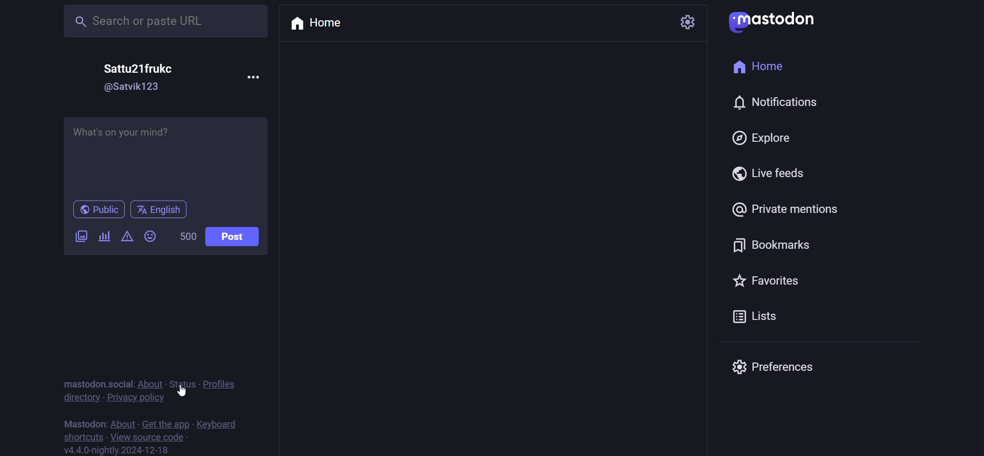 This screenshot has width=984, height=456. What do you see at coordinates (84, 422) in the screenshot?
I see `mastodon` at bounding box center [84, 422].